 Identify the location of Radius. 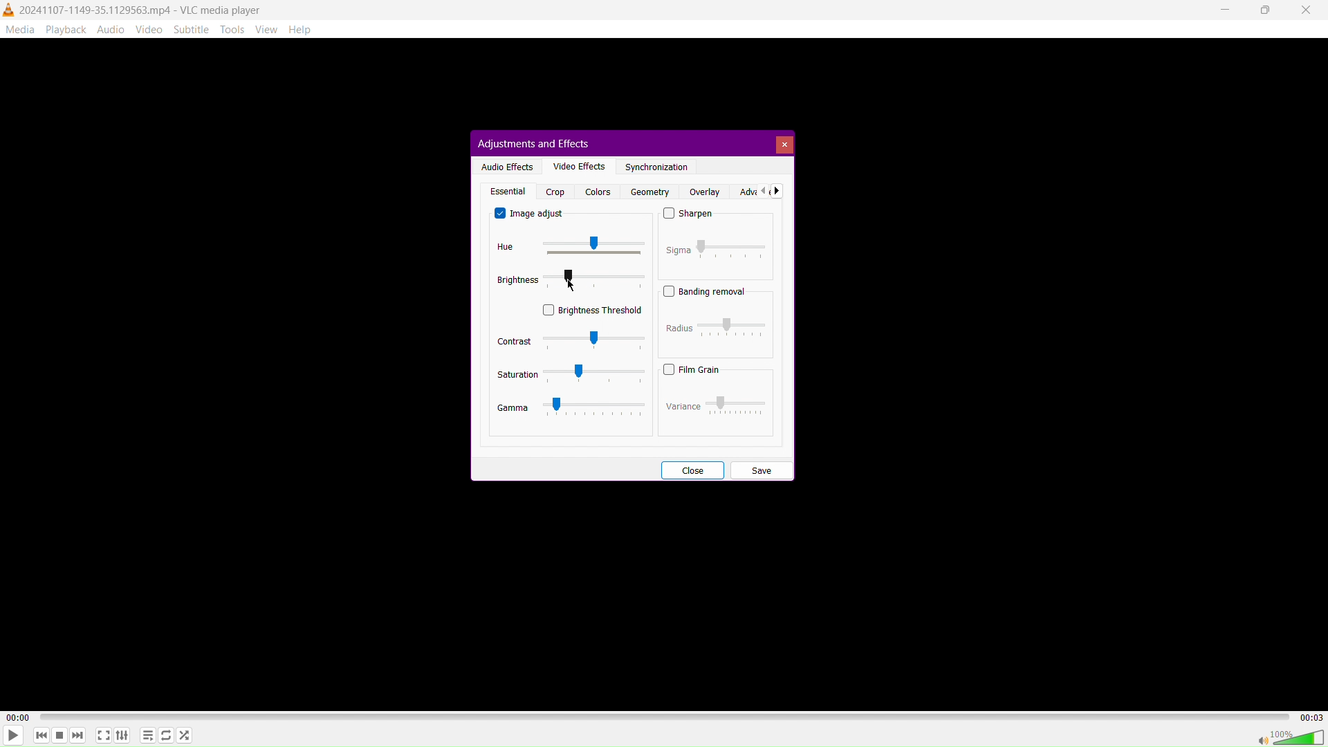
(718, 326).